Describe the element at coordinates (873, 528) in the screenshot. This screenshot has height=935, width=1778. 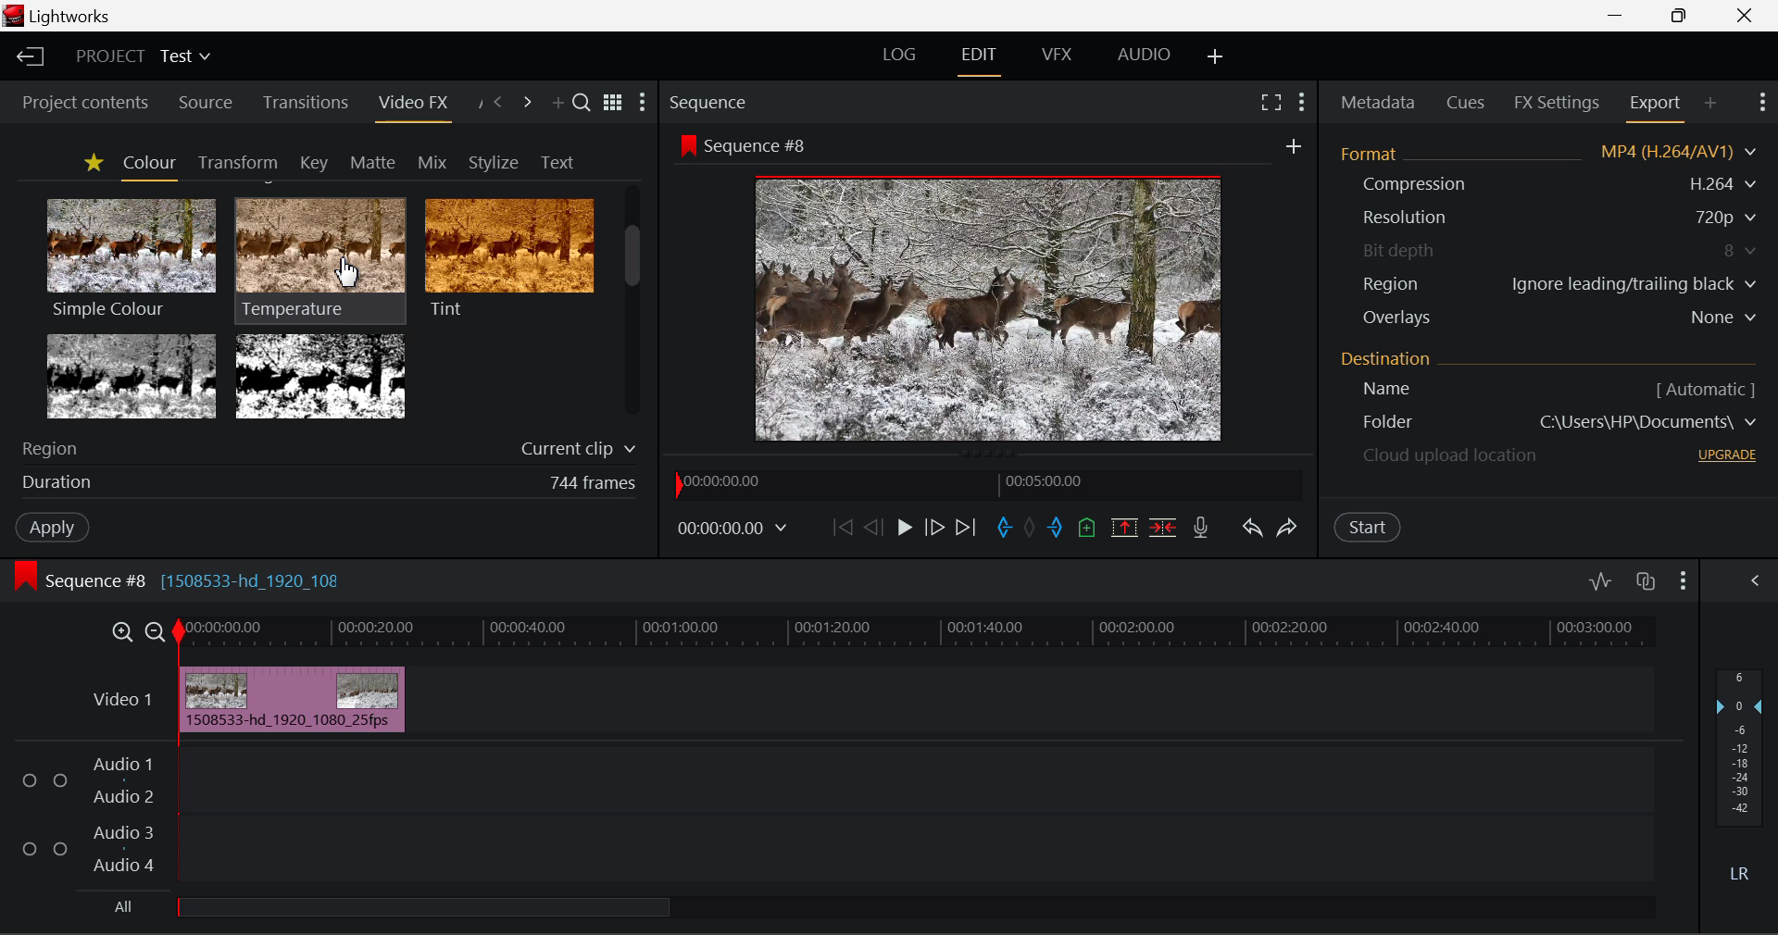
I see `Go Back` at that location.